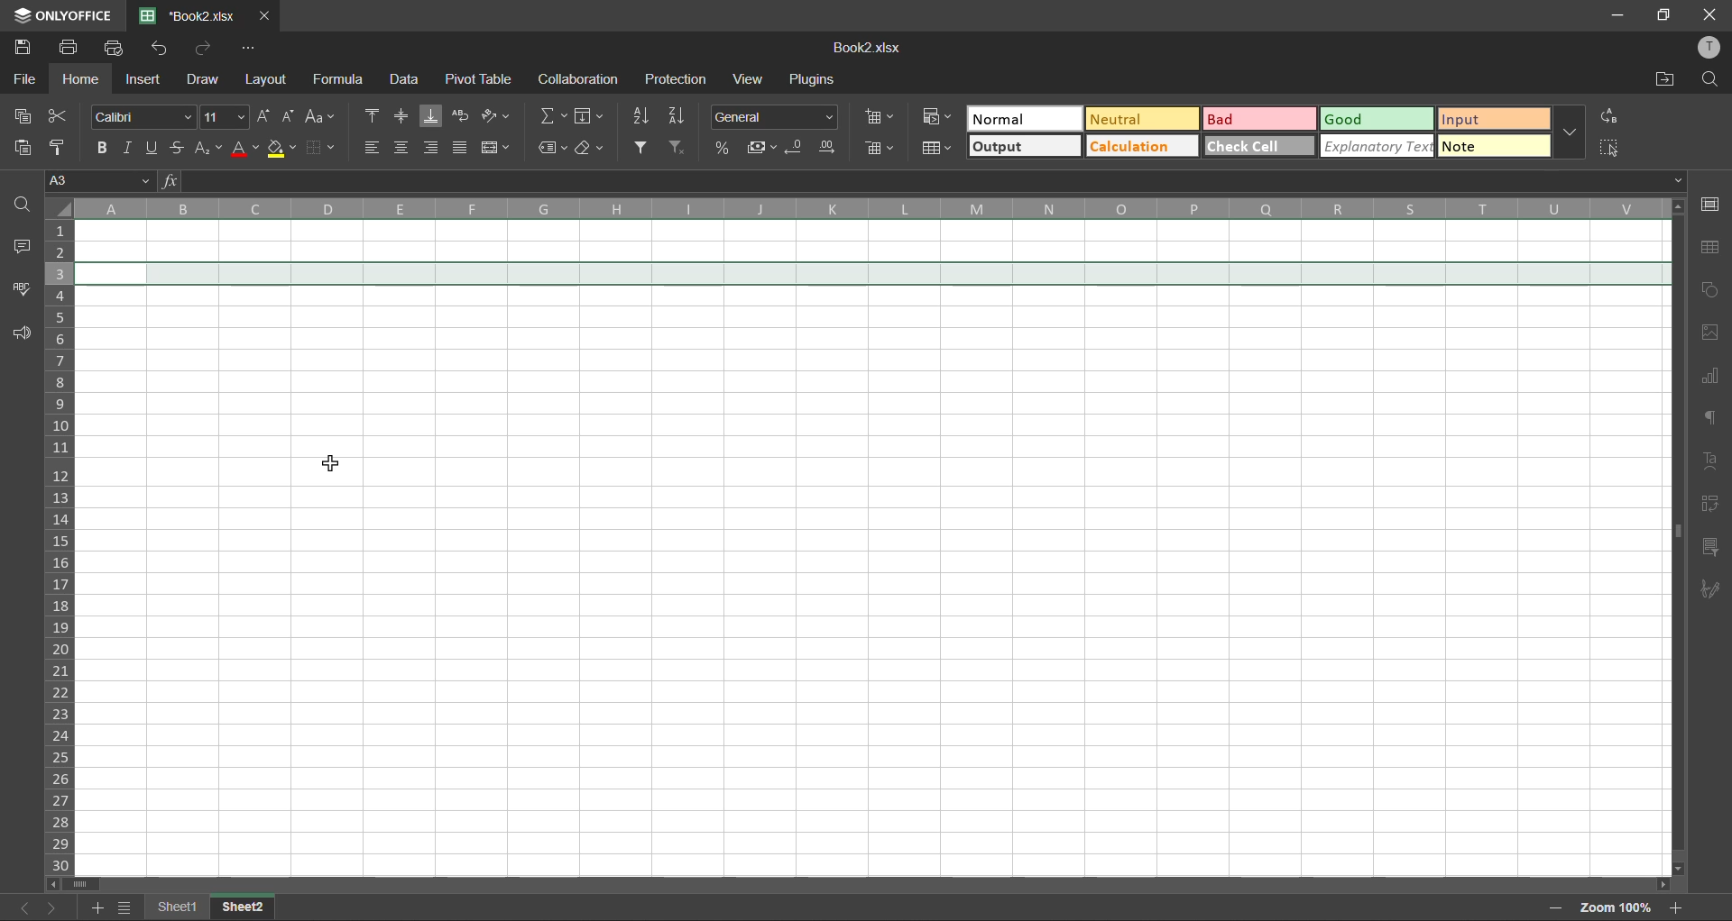 This screenshot has height=921, width=1732. Describe the element at coordinates (1146, 145) in the screenshot. I see `calculation` at that location.